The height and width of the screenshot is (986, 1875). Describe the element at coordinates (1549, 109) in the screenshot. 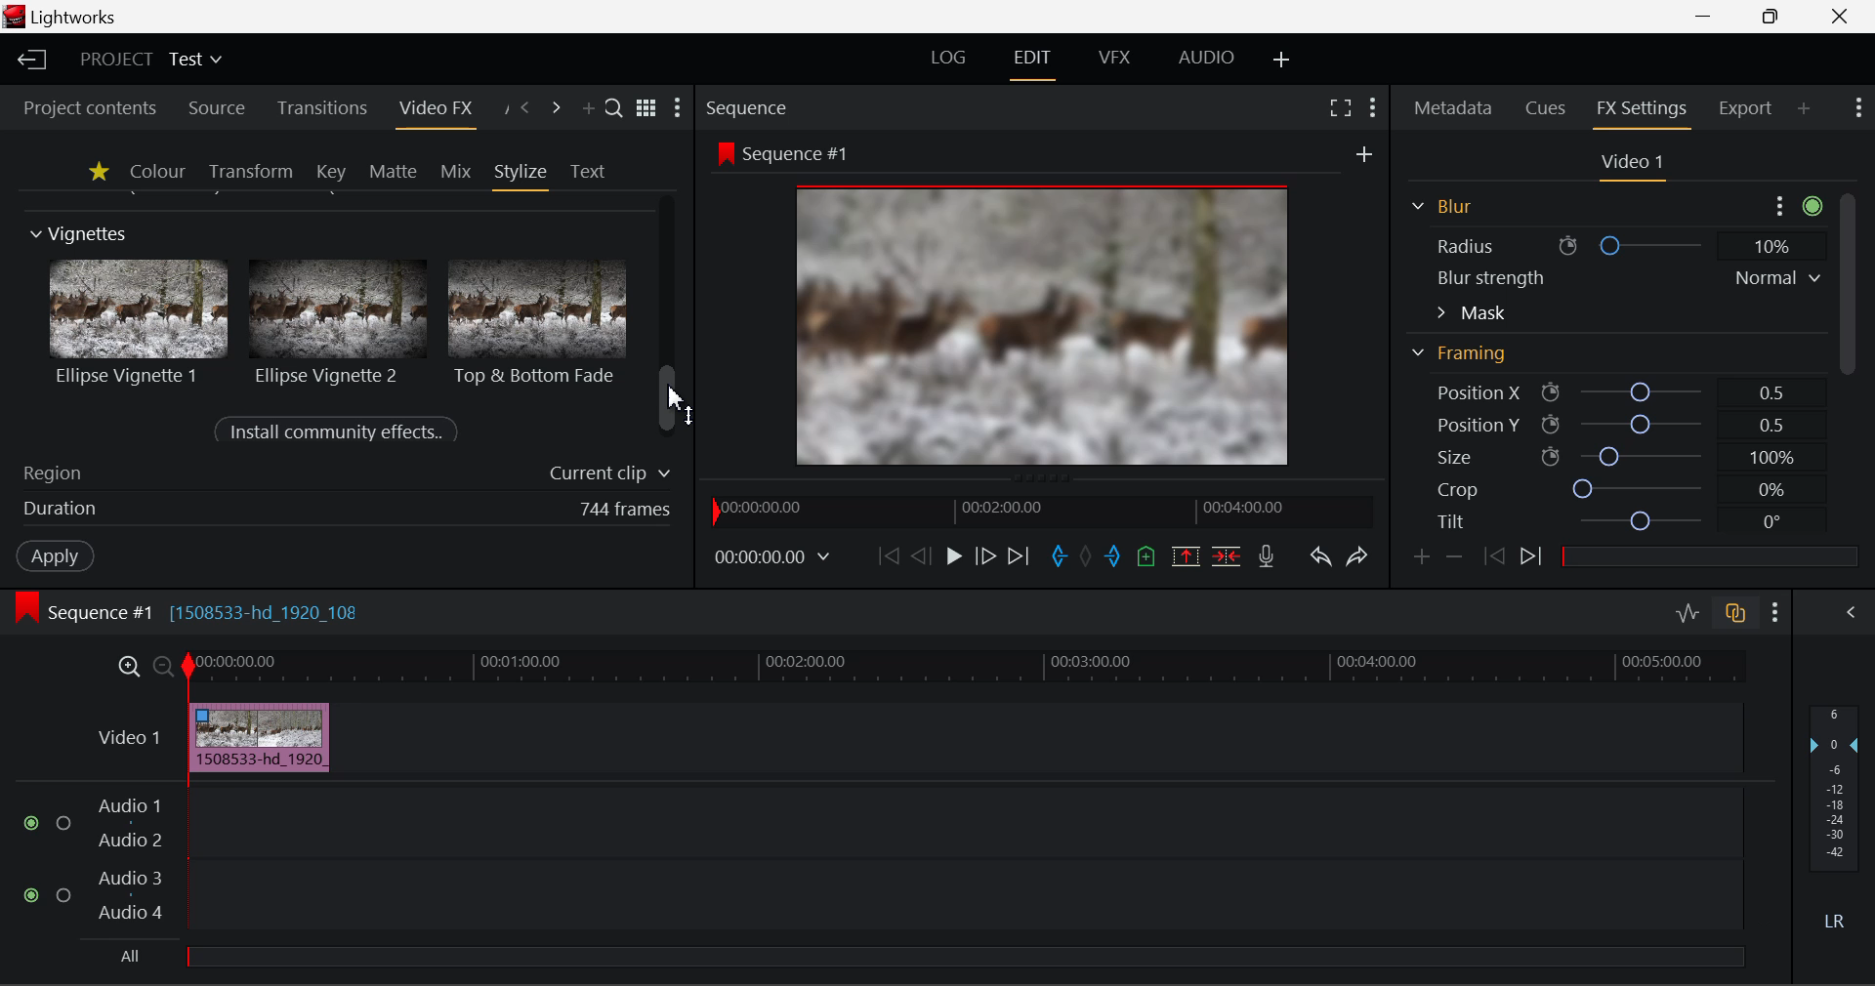

I see `Cues` at that location.